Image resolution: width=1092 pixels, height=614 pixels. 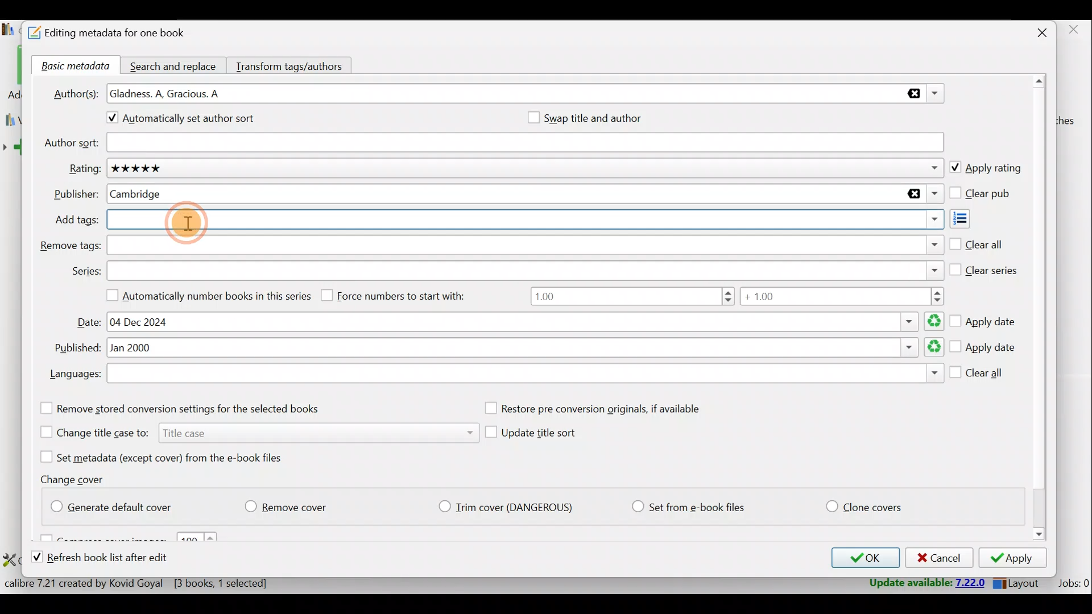 What do you see at coordinates (524, 195) in the screenshot?
I see `Publisher` at bounding box center [524, 195].